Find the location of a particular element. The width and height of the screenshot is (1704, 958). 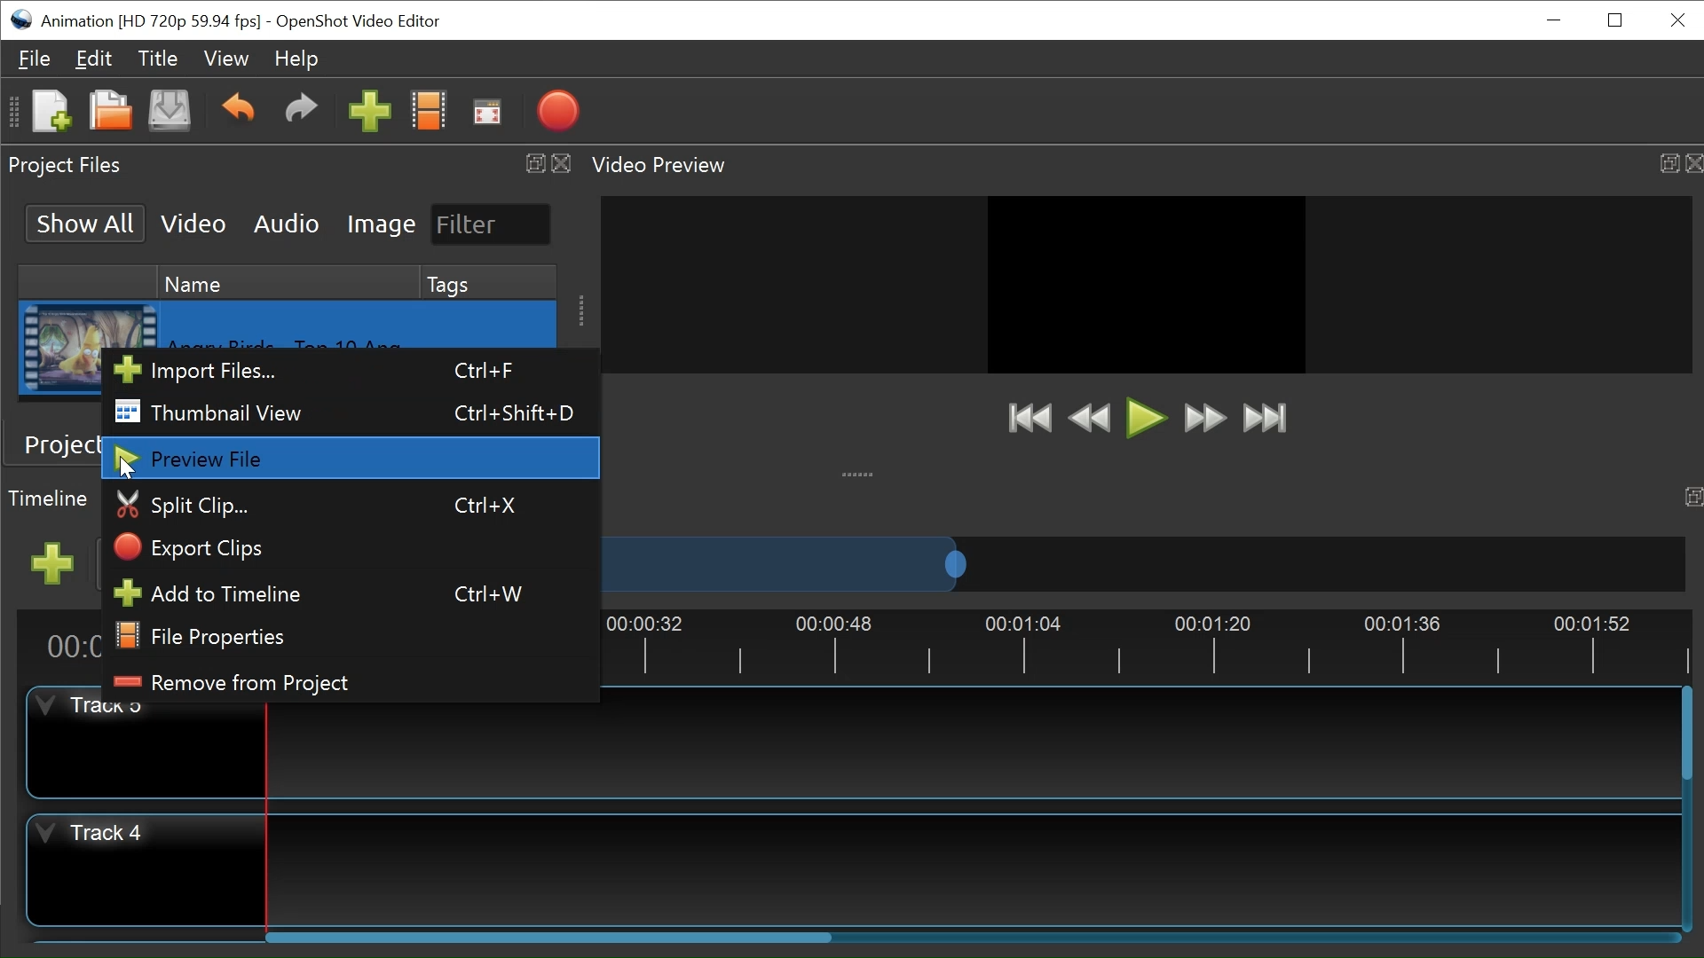

Timeline is located at coordinates (1148, 643).